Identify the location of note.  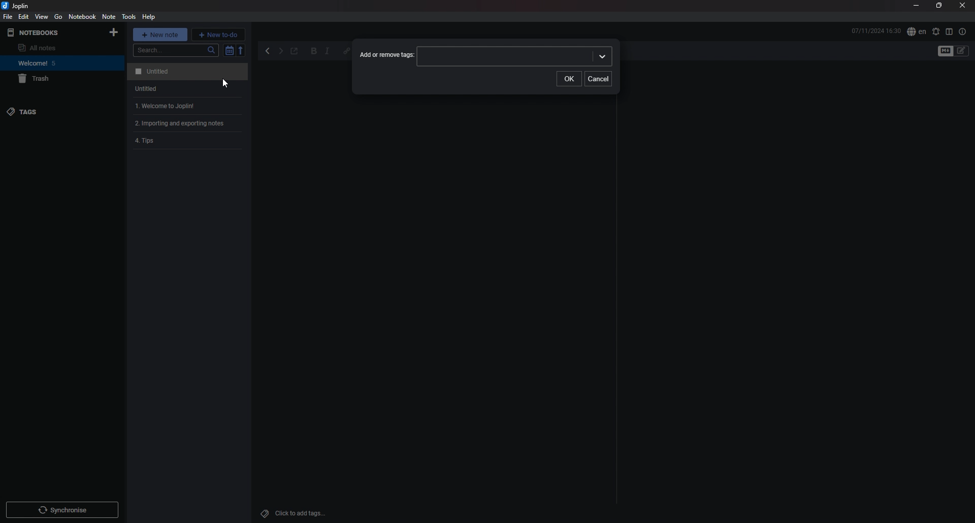
(109, 16).